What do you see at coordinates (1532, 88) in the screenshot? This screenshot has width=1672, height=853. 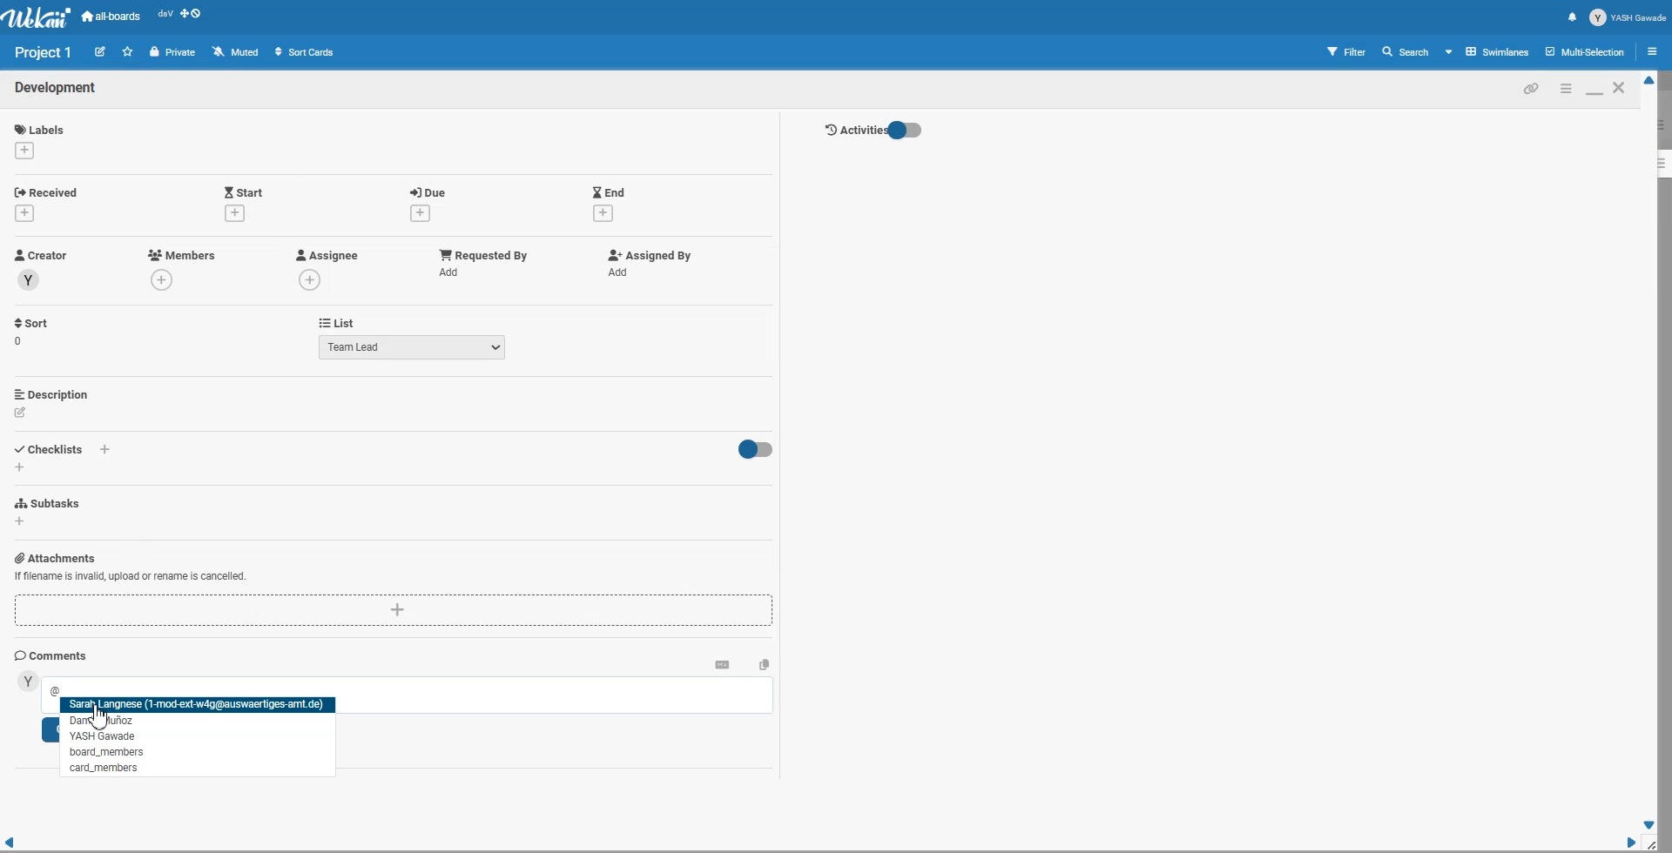 I see `Copy card link` at bounding box center [1532, 88].